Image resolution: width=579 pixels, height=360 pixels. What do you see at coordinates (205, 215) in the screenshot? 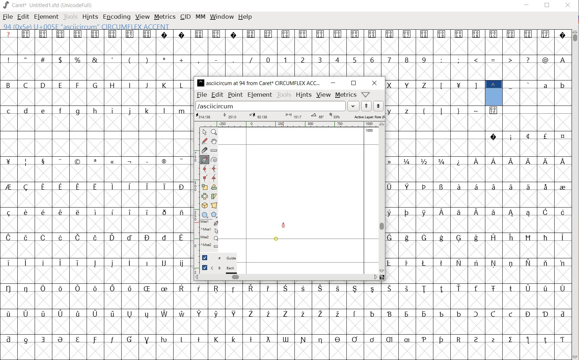
I see `rectangle or ellipse` at bounding box center [205, 215].